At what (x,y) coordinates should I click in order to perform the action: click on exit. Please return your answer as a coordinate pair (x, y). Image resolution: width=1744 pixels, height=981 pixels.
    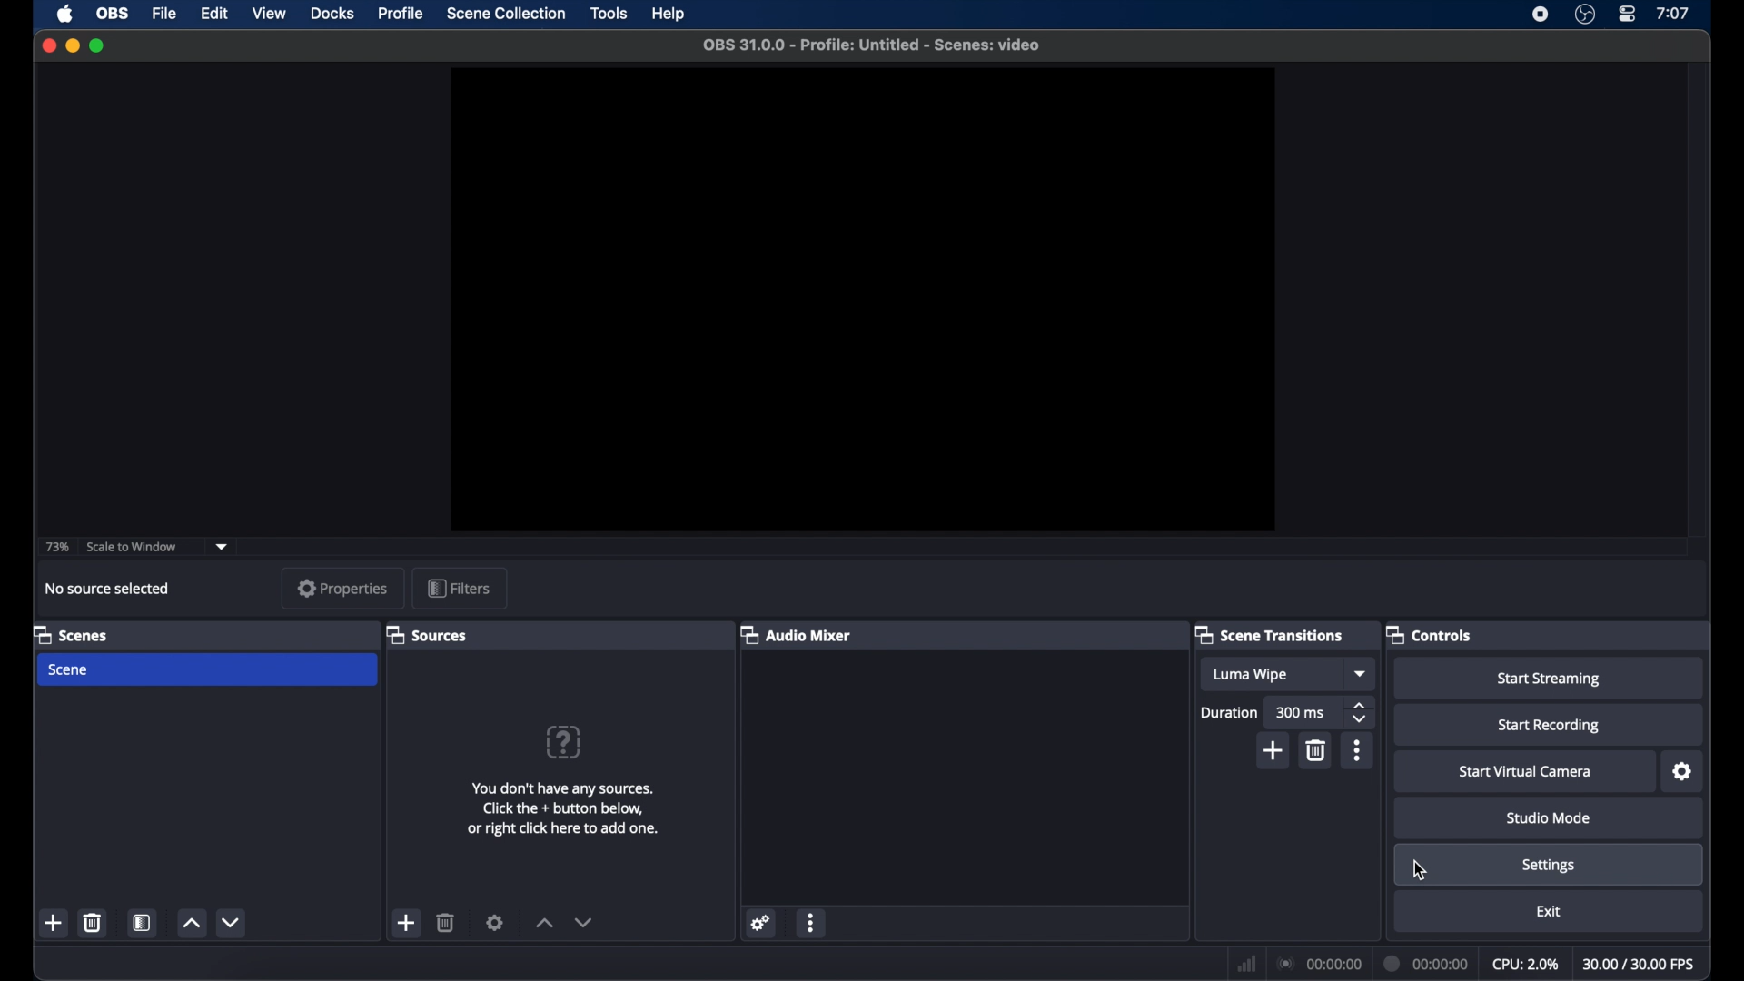
    Looking at the image, I should click on (1549, 910).